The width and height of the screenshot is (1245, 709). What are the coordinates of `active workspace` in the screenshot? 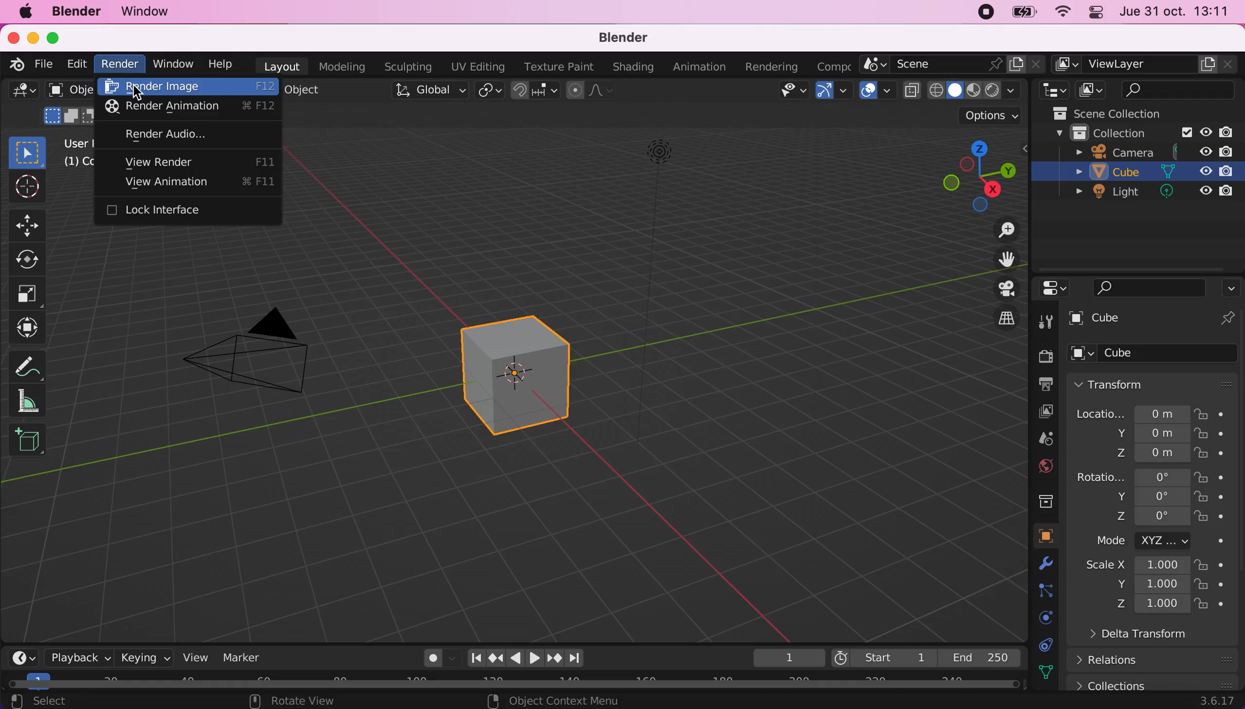 It's located at (833, 64).